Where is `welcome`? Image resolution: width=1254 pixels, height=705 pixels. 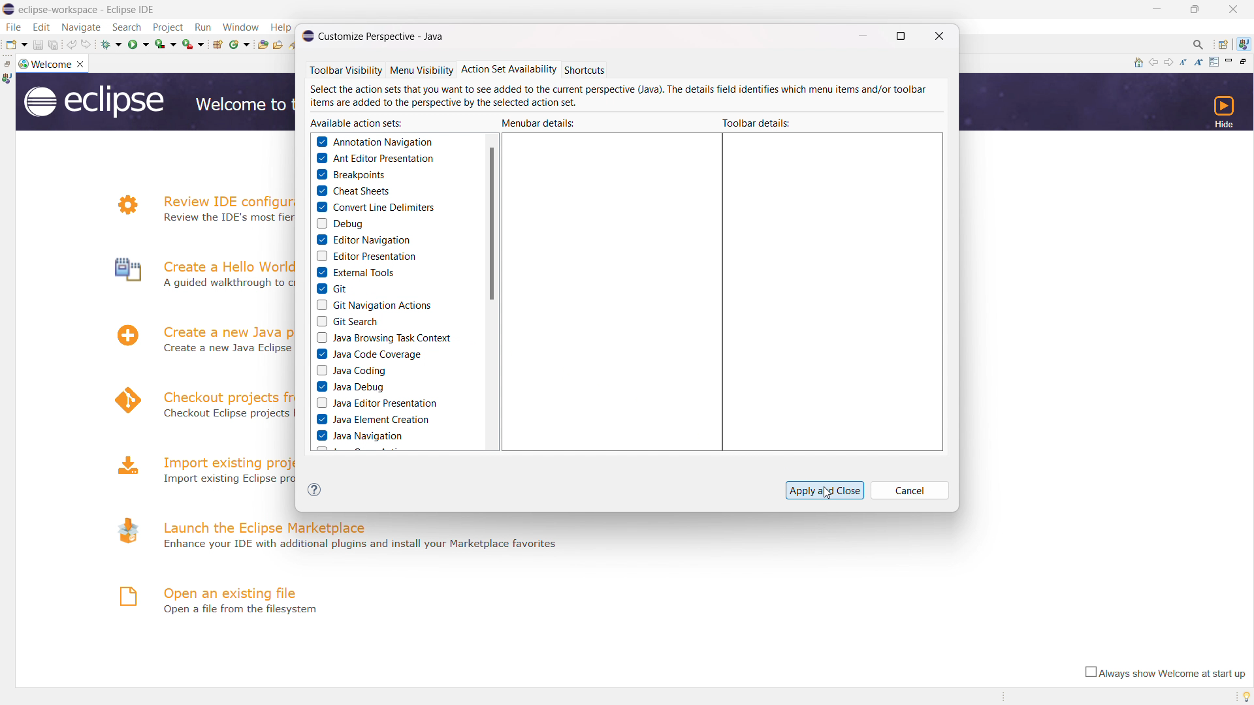 welcome is located at coordinates (52, 64).